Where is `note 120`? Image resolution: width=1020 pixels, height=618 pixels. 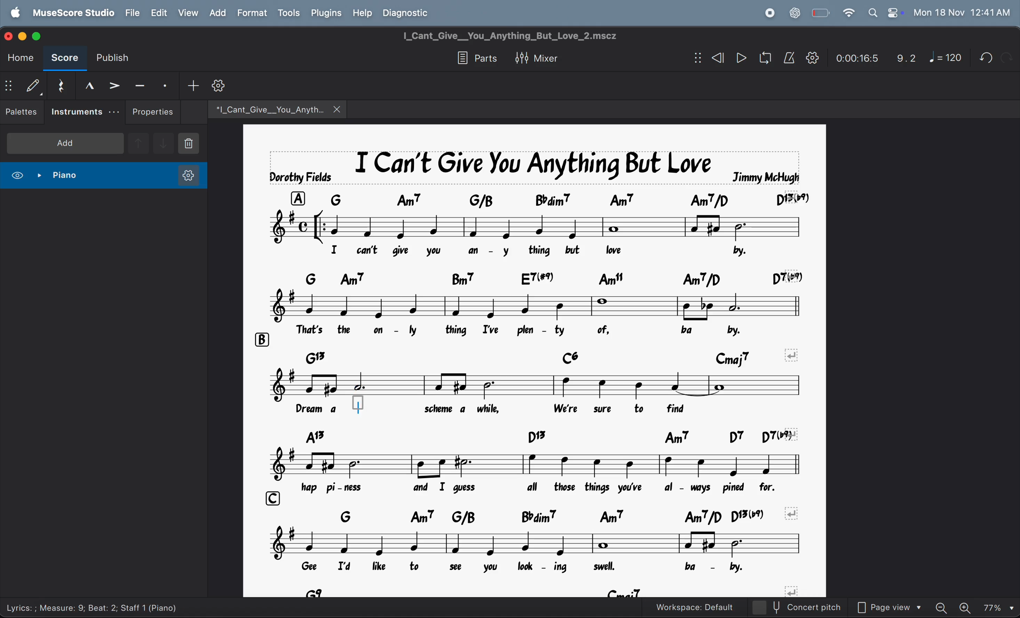
note 120 is located at coordinates (946, 58).